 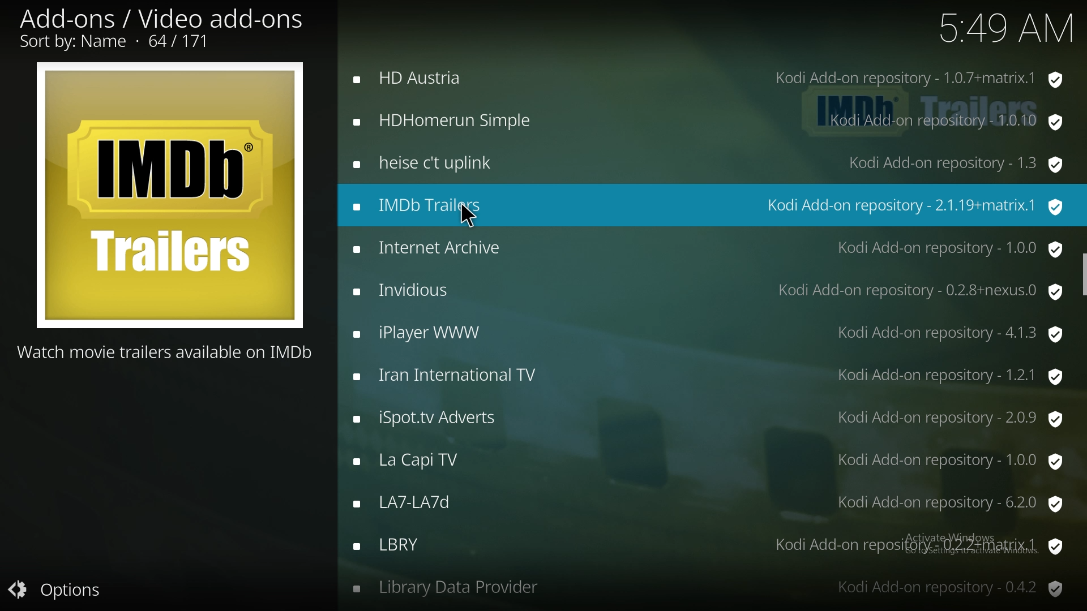 What do you see at coordinates (708, 376) in the screenshot?
I see `add on` at bounding box center [708, 376].